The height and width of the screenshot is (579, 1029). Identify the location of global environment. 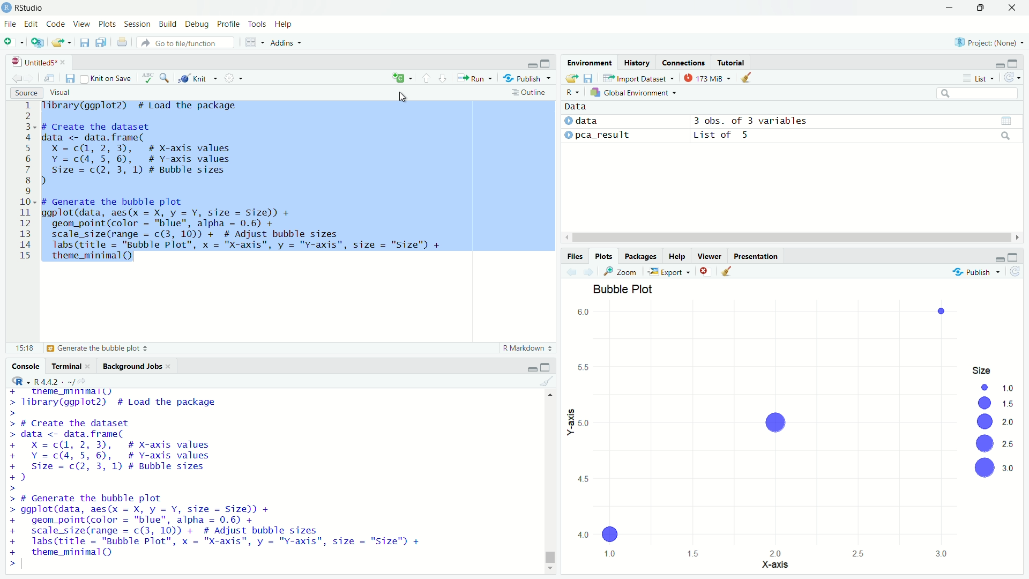
(635, 92).